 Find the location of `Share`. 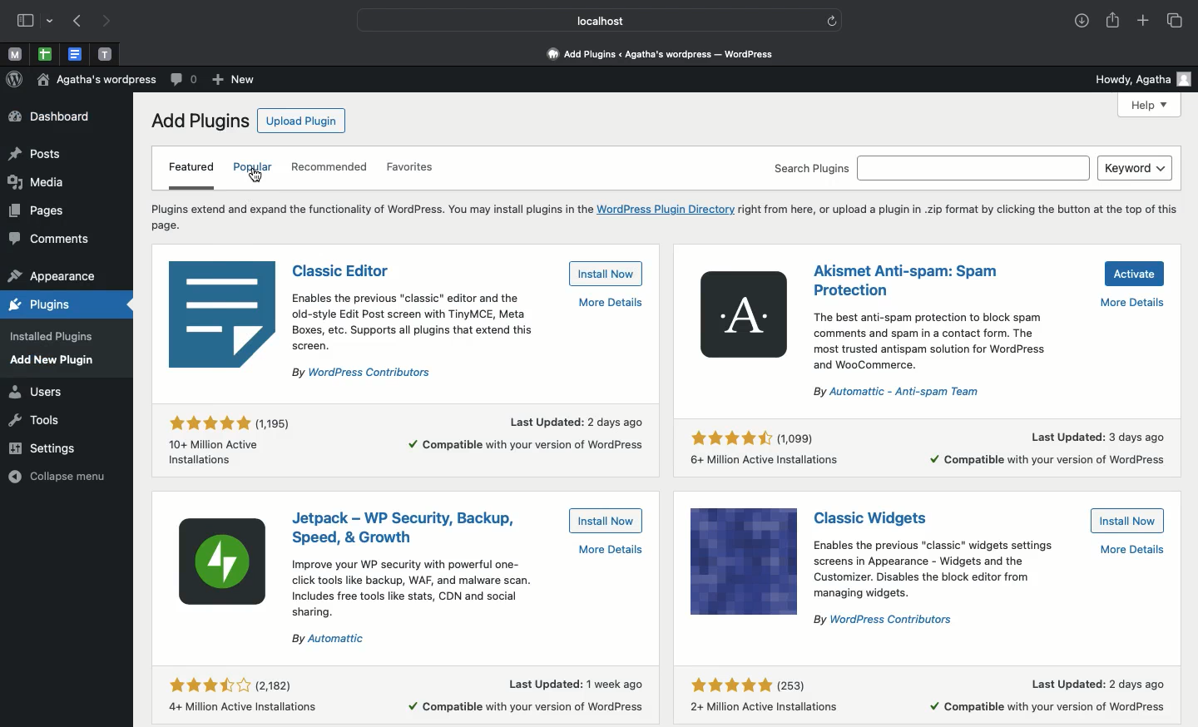

Share is located at coordinates (1114, 22).